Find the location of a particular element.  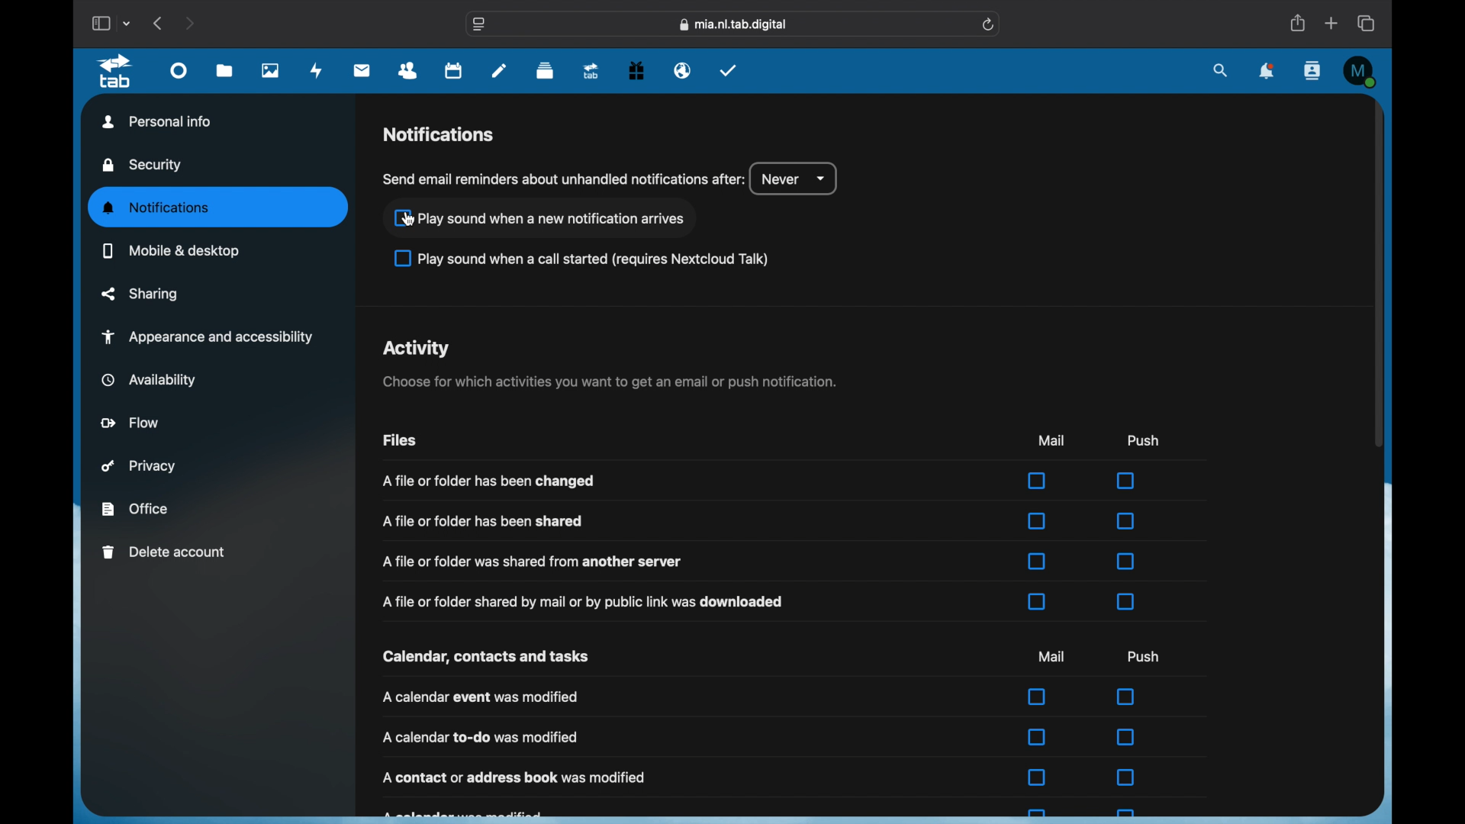

delete account is located at coordinates (165, 552).